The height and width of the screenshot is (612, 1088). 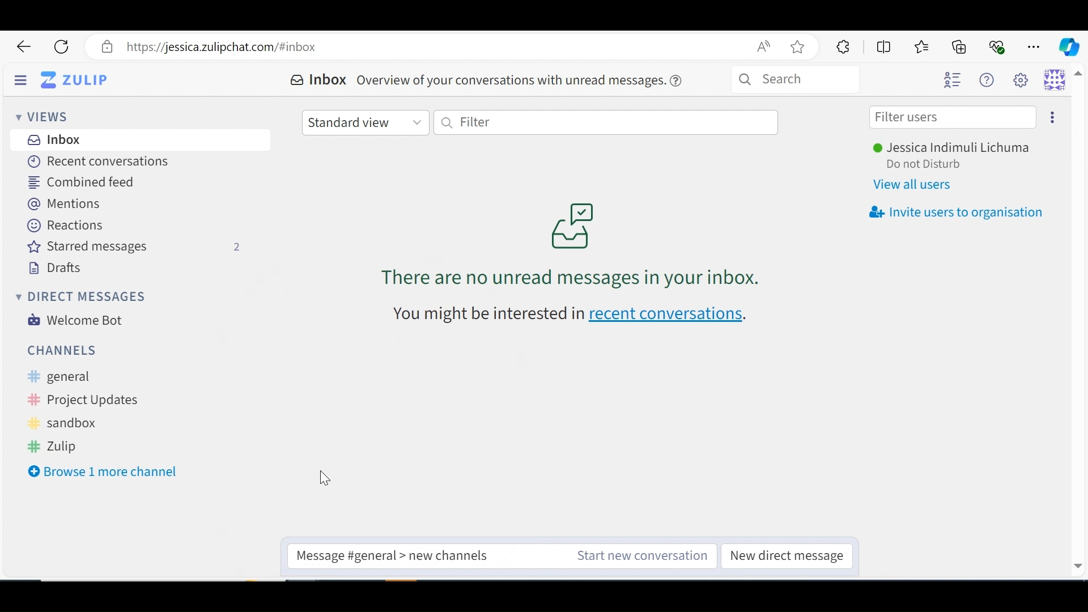 I want to click on Direct Messages, so click(x=79, y=296).